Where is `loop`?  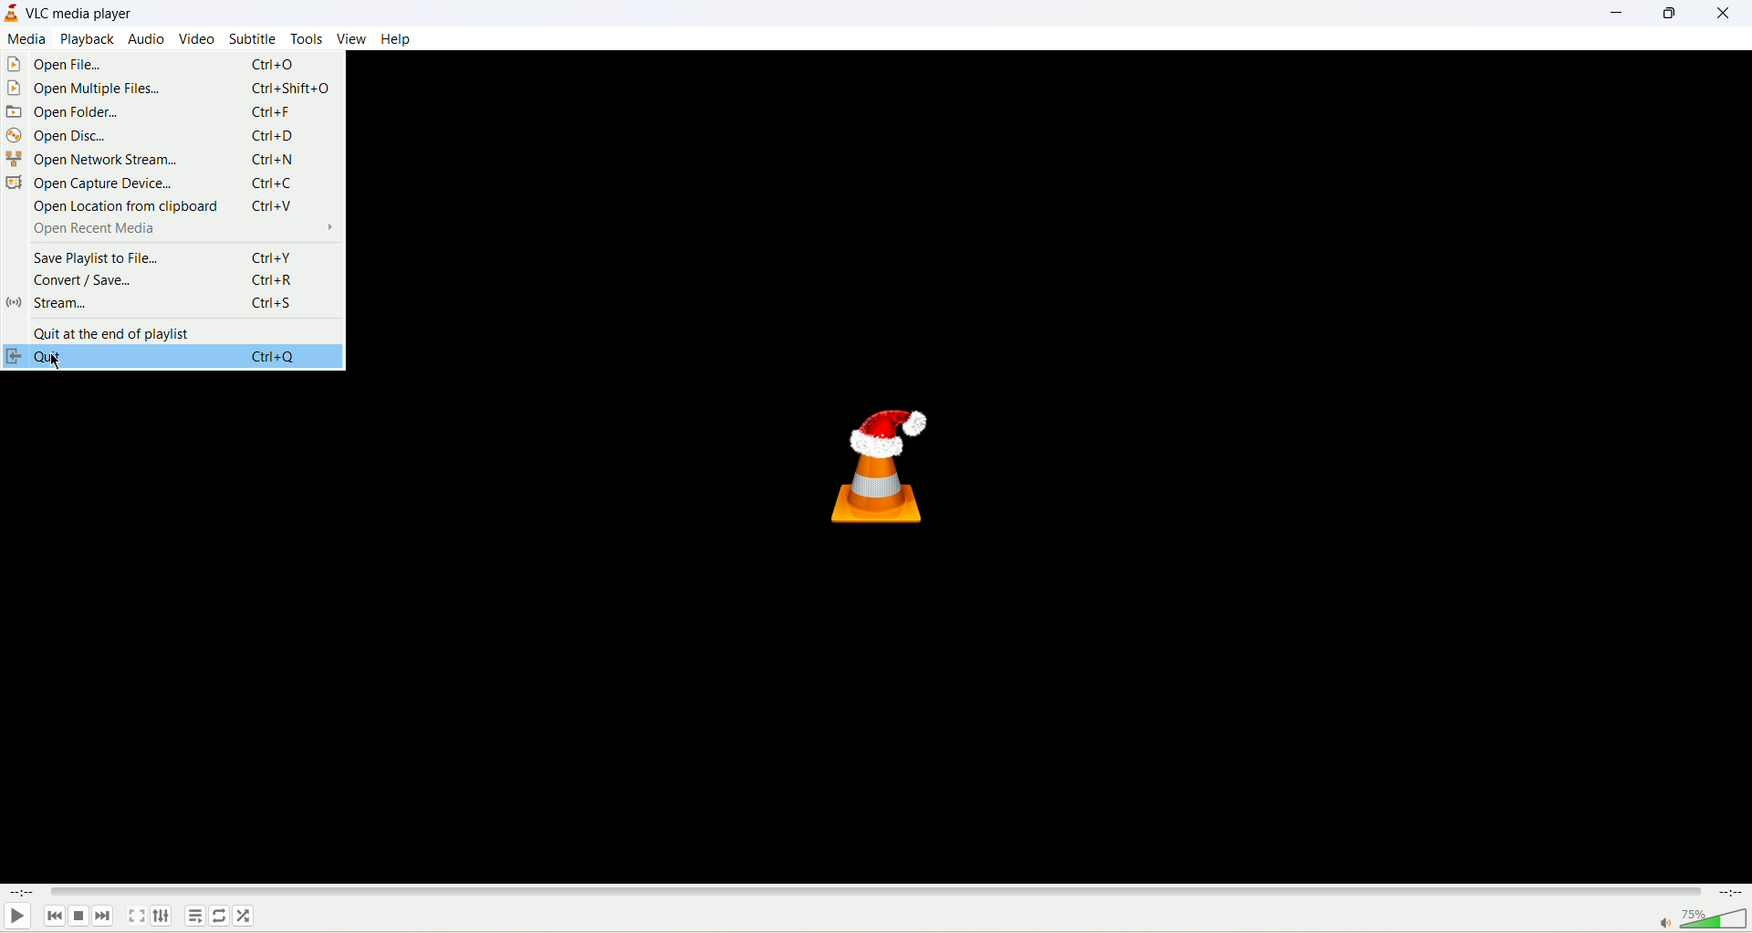 loop is located at coordinates (220, 917).